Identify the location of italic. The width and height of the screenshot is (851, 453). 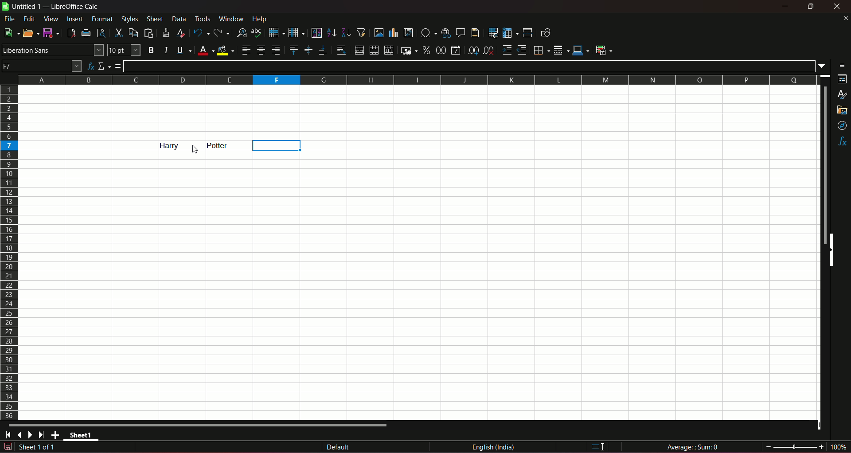
(166, 50).